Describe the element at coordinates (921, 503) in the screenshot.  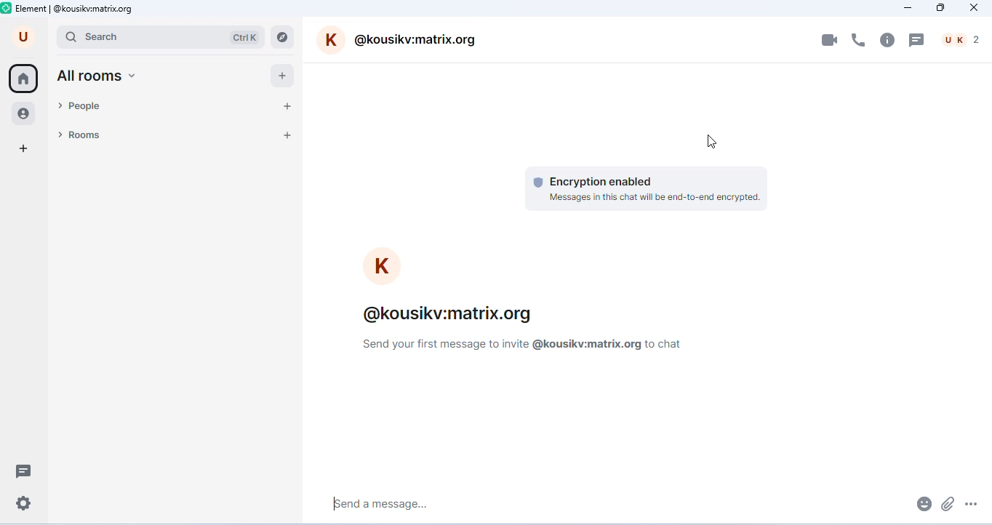
I see `emoji` at that location.